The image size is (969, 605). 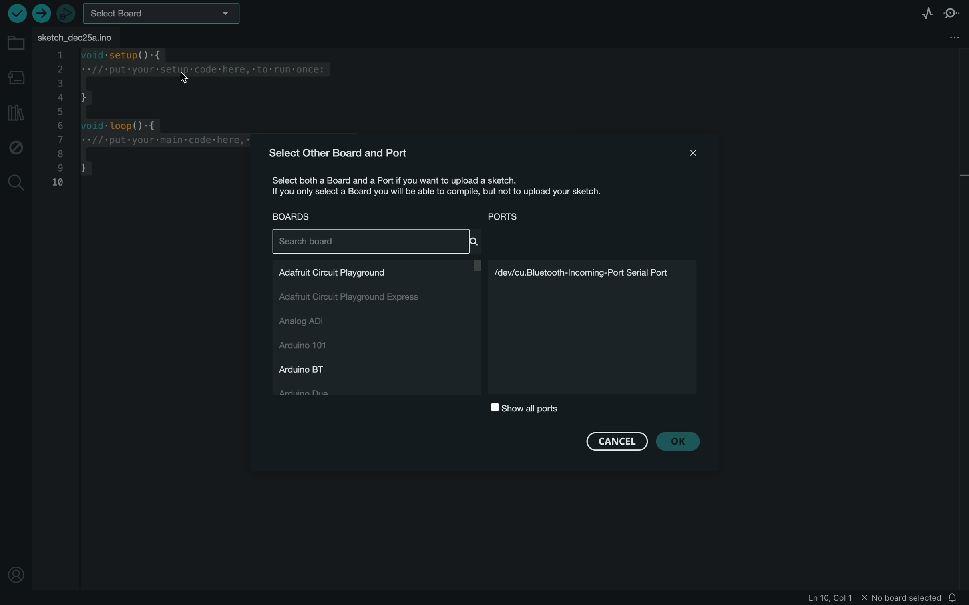 I want to click on connected board via ports, so click(x=597, y=327).